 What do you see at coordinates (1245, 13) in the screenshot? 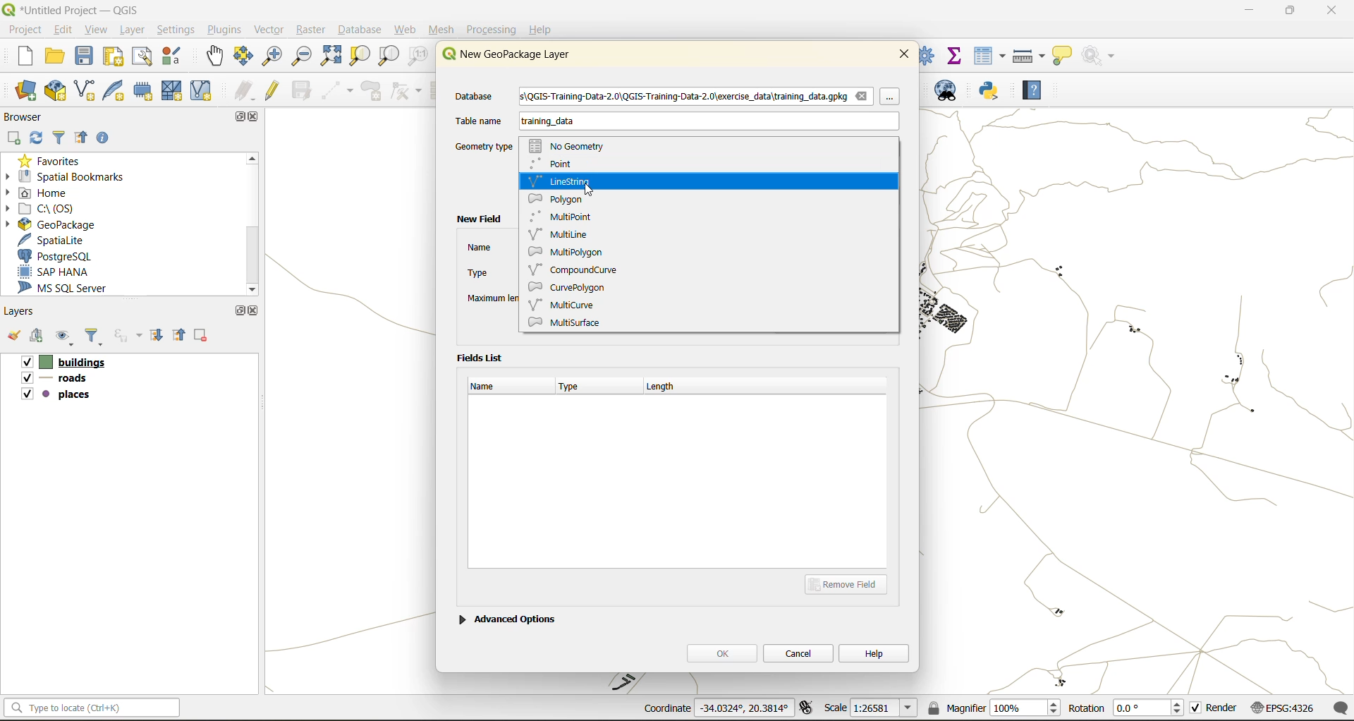
I see `minimize` at bounding box center [1245, 13].